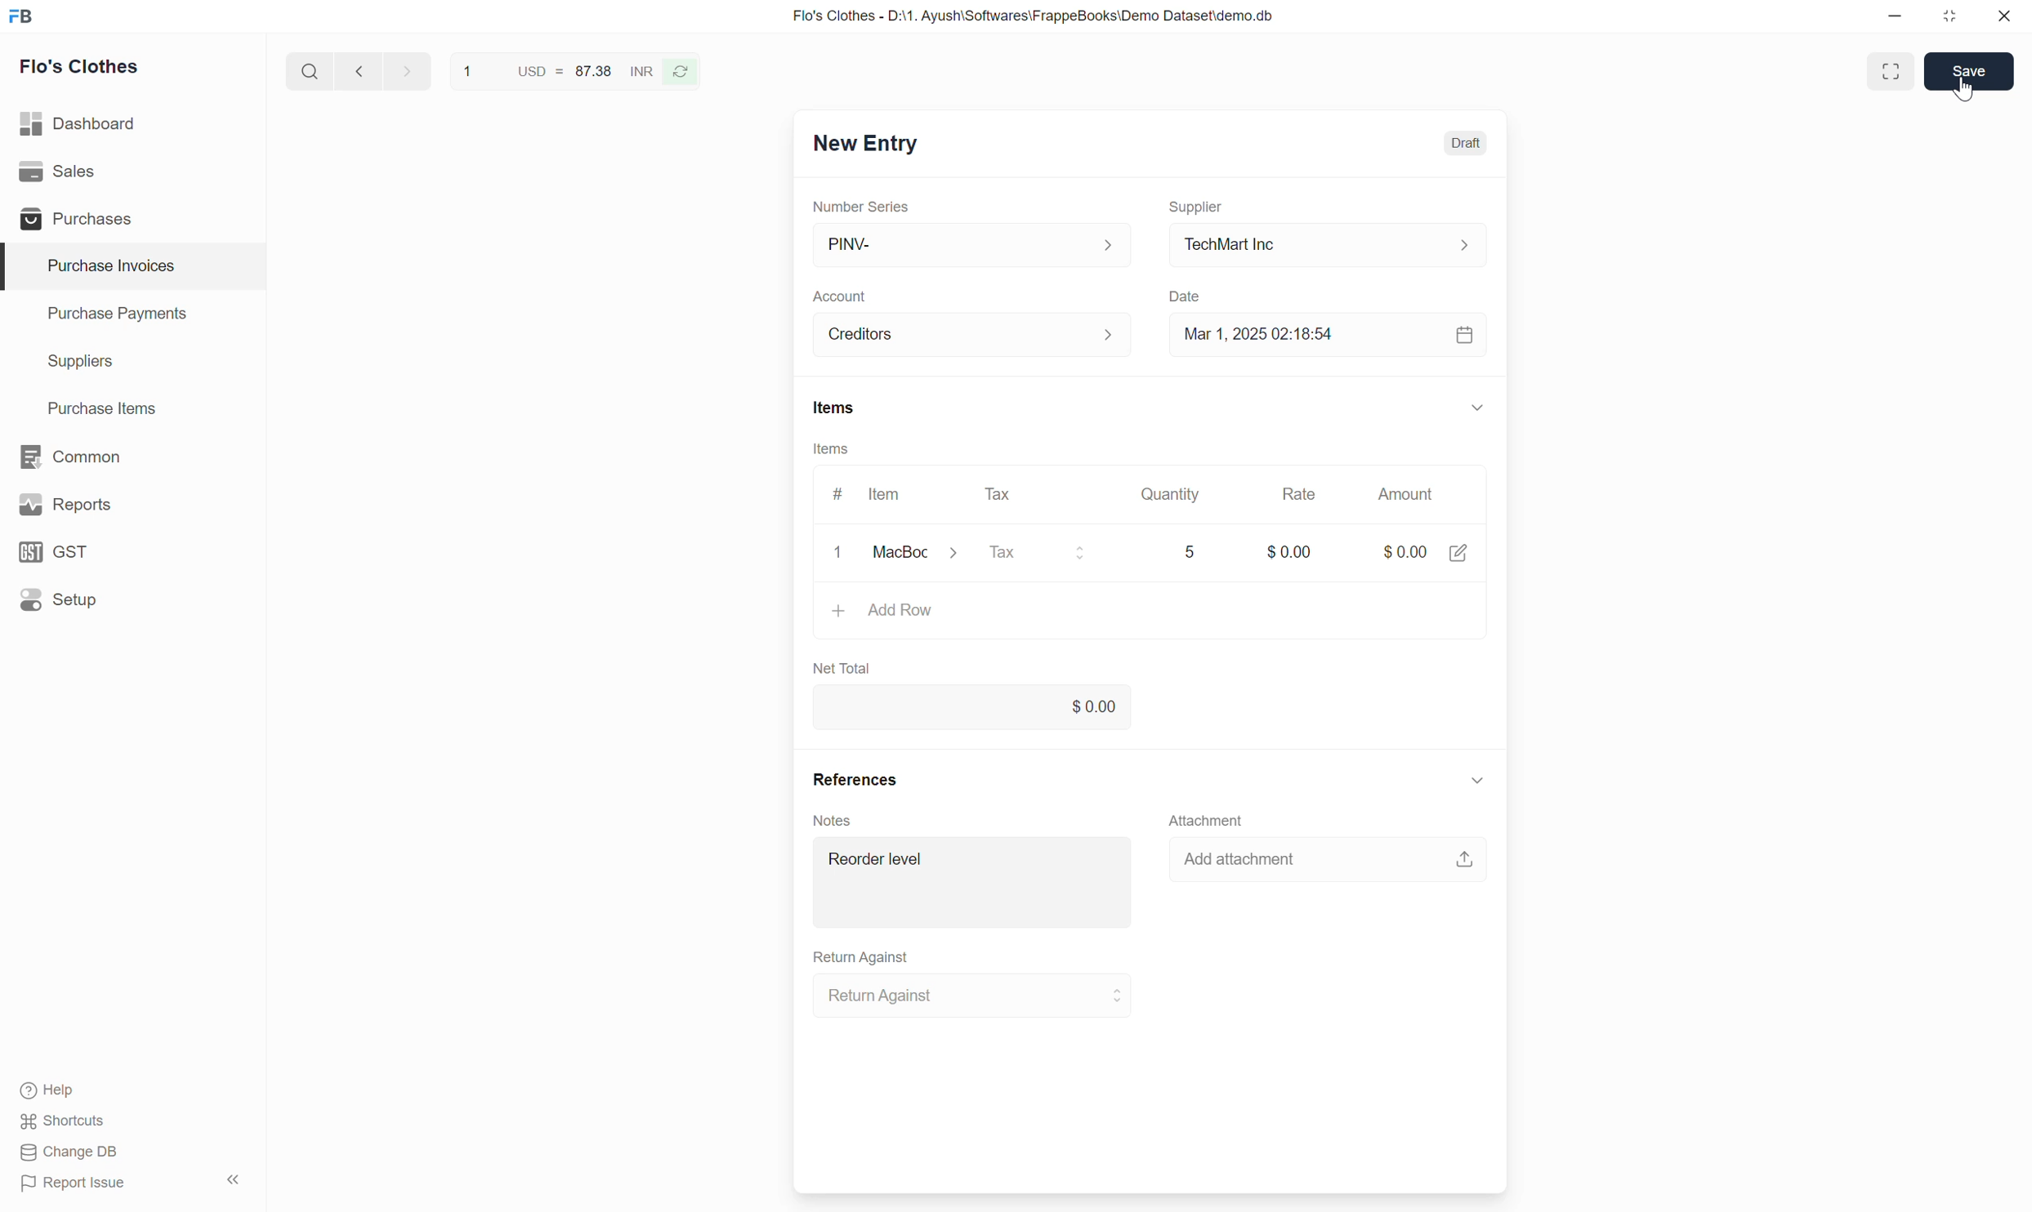  Describe the element at coordinates (833, 821) in the screenshot. I see `Notes` at that location.